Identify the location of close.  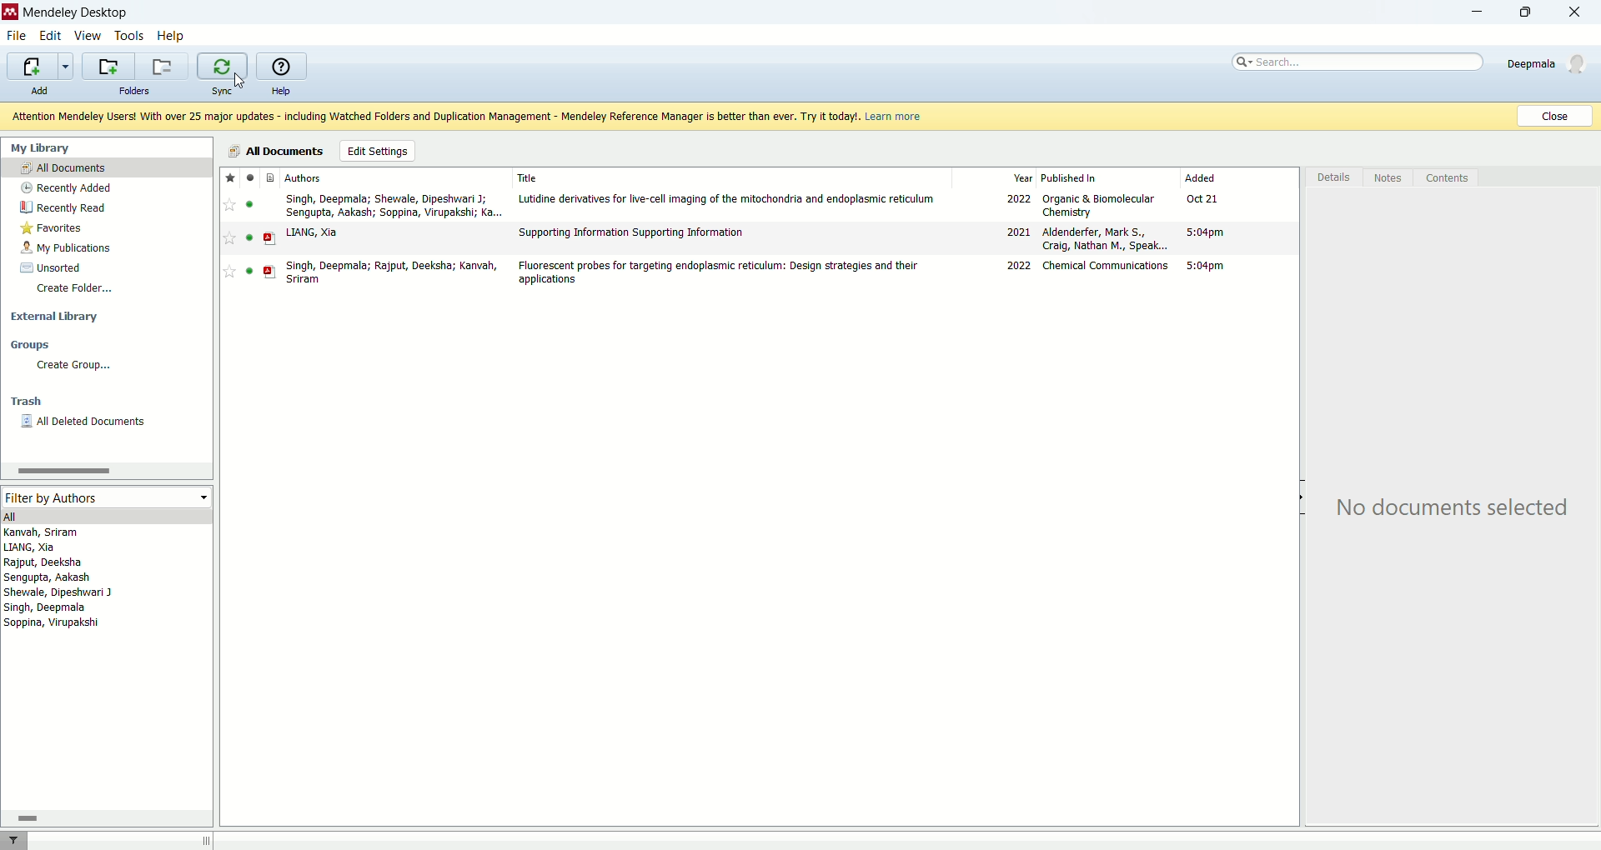
(1575, 12).